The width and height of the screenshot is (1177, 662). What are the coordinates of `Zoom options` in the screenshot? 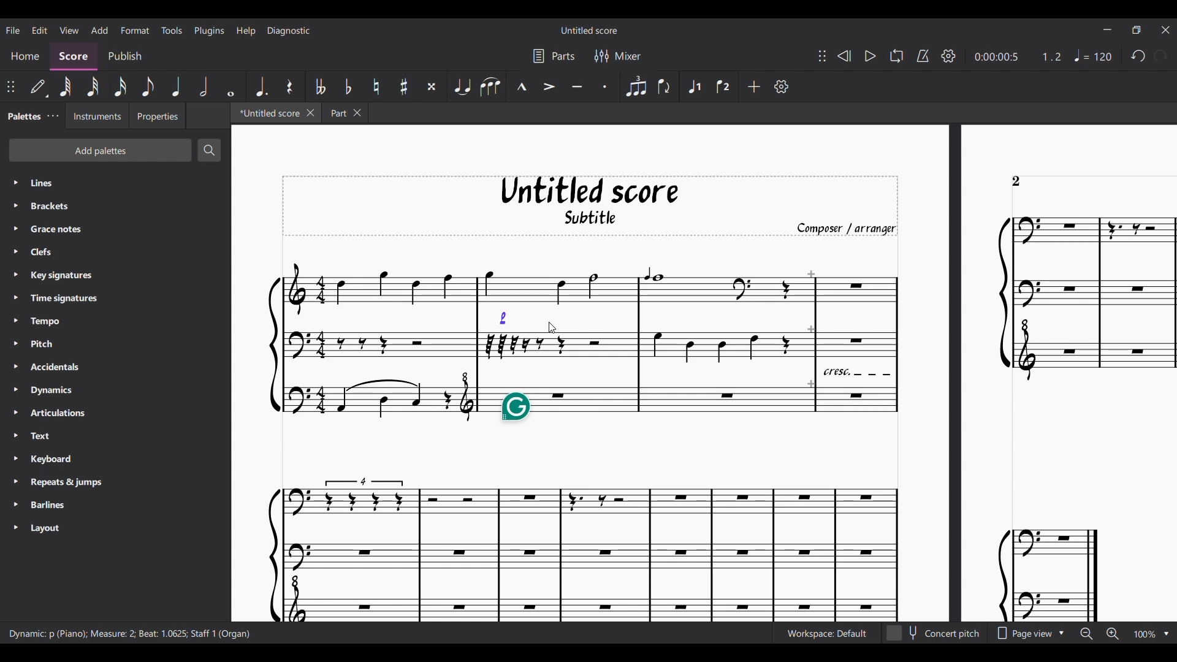 It's located at (1166, 634).